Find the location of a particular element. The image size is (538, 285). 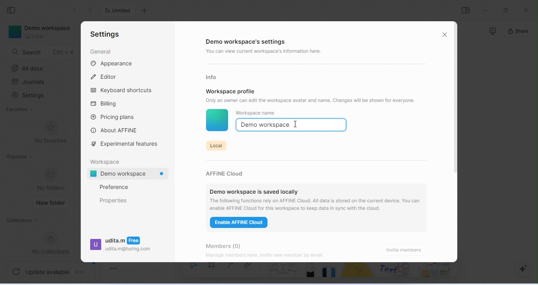

you can view current workspace's information here is located at coordinates (265, 52).